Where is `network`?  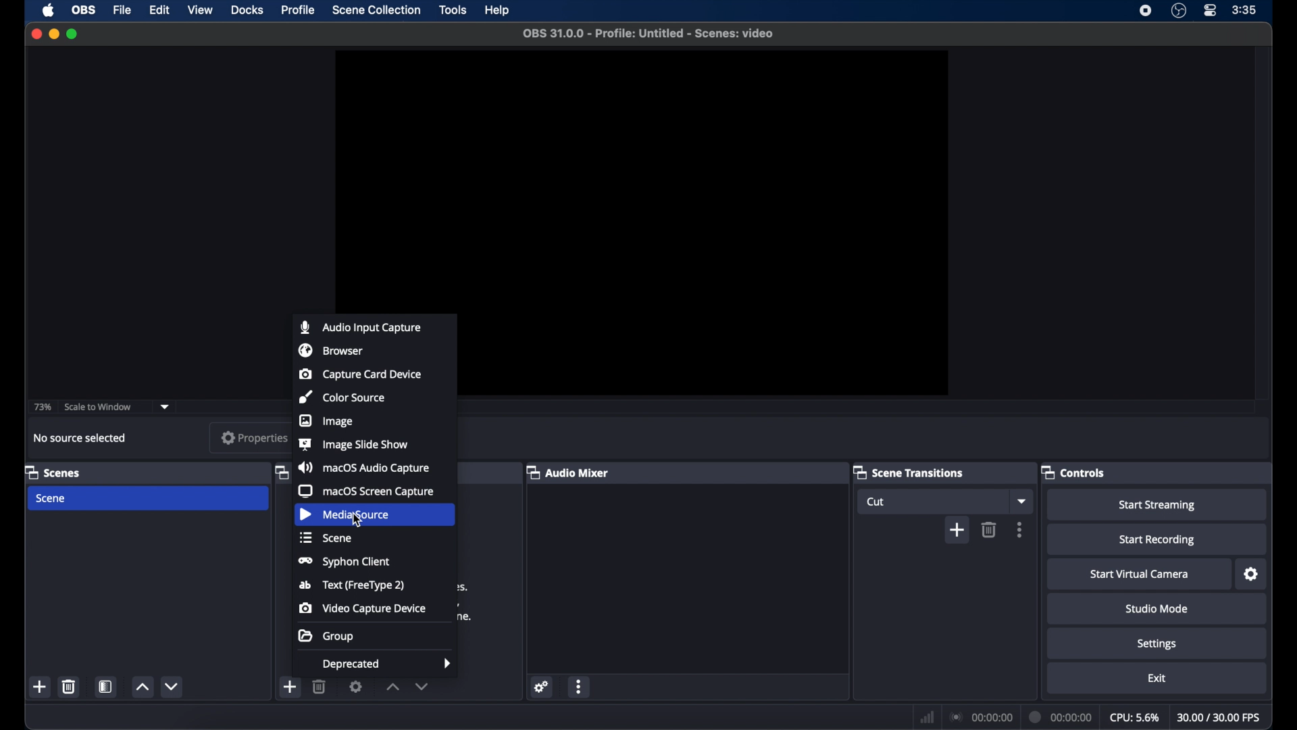
network is located at coordinates (925, 716).